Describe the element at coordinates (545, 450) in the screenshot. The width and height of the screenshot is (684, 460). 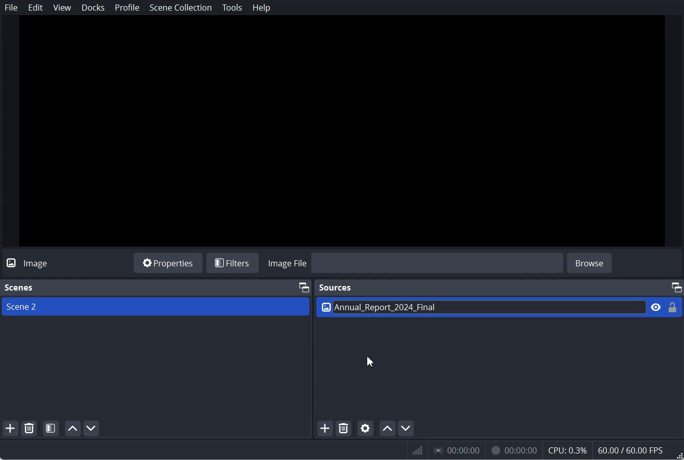
I see `Numeric results` at that location.